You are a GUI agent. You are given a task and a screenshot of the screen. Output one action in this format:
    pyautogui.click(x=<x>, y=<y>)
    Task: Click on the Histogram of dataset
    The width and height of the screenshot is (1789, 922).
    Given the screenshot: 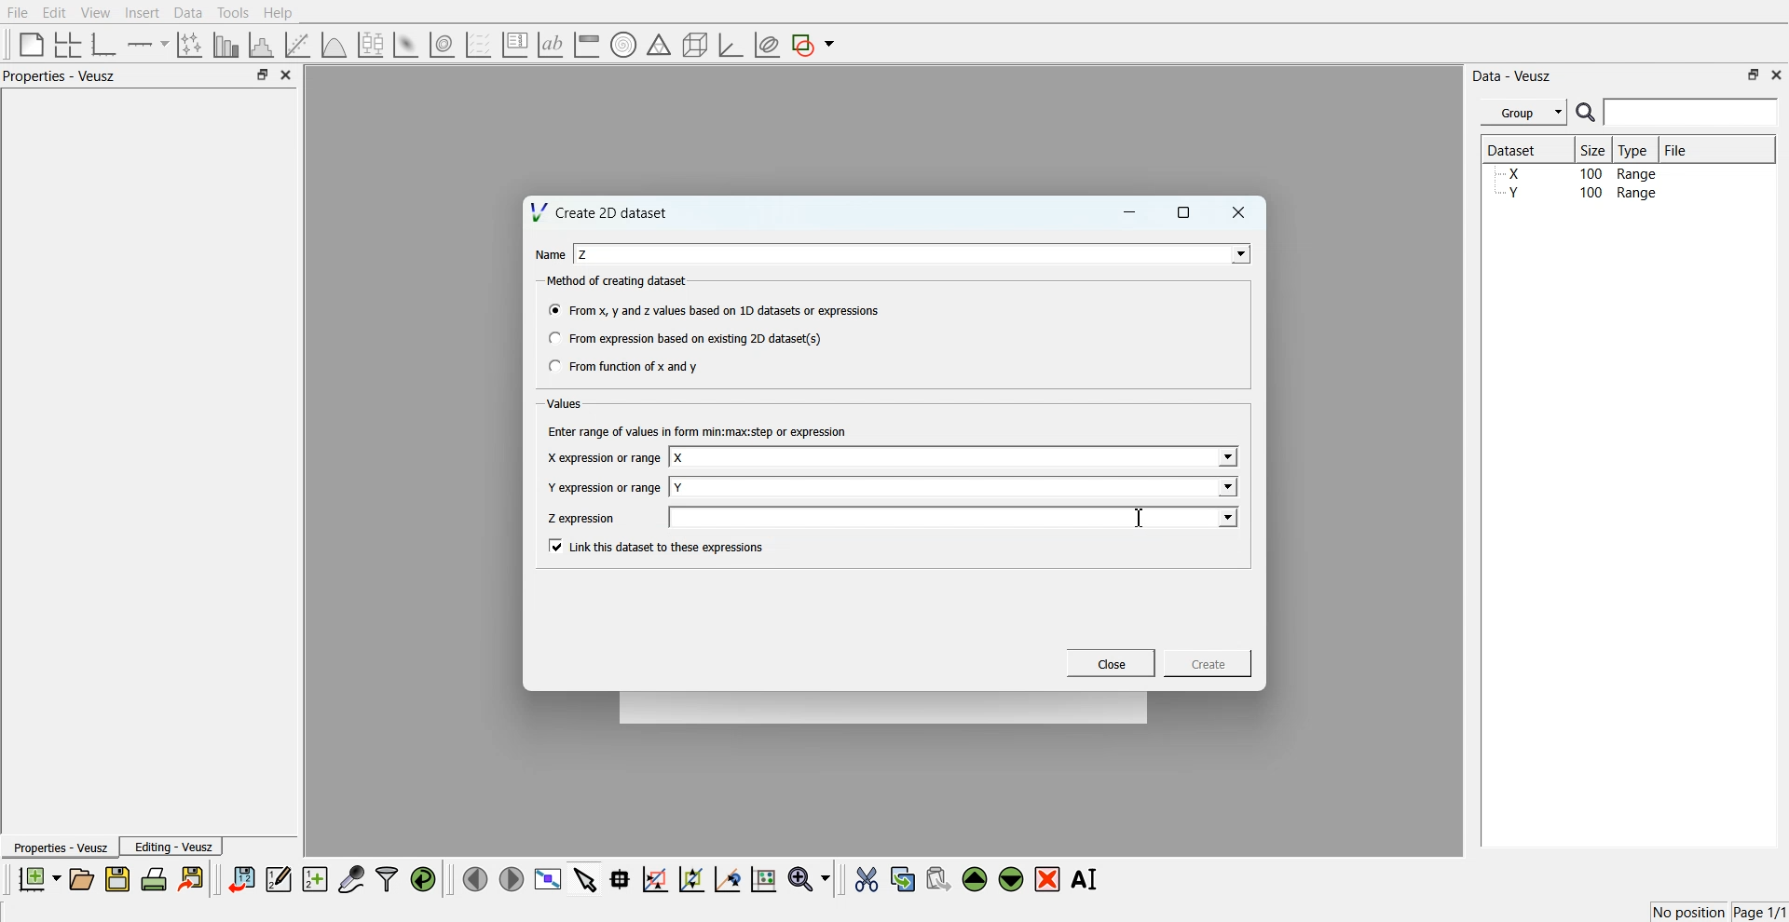 What is the action you would take?
    pyautogui.click(x=259, y=46)
    